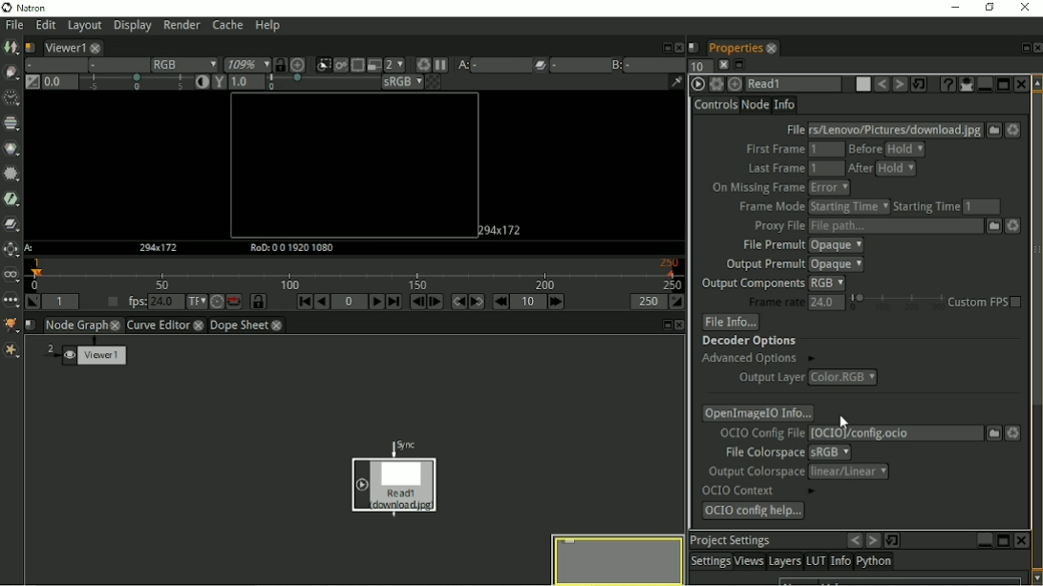  What do you see at coordinates (319, 65) in the screenshot?
I see `Clips the portion of the image` at bounding box center [319, 65].